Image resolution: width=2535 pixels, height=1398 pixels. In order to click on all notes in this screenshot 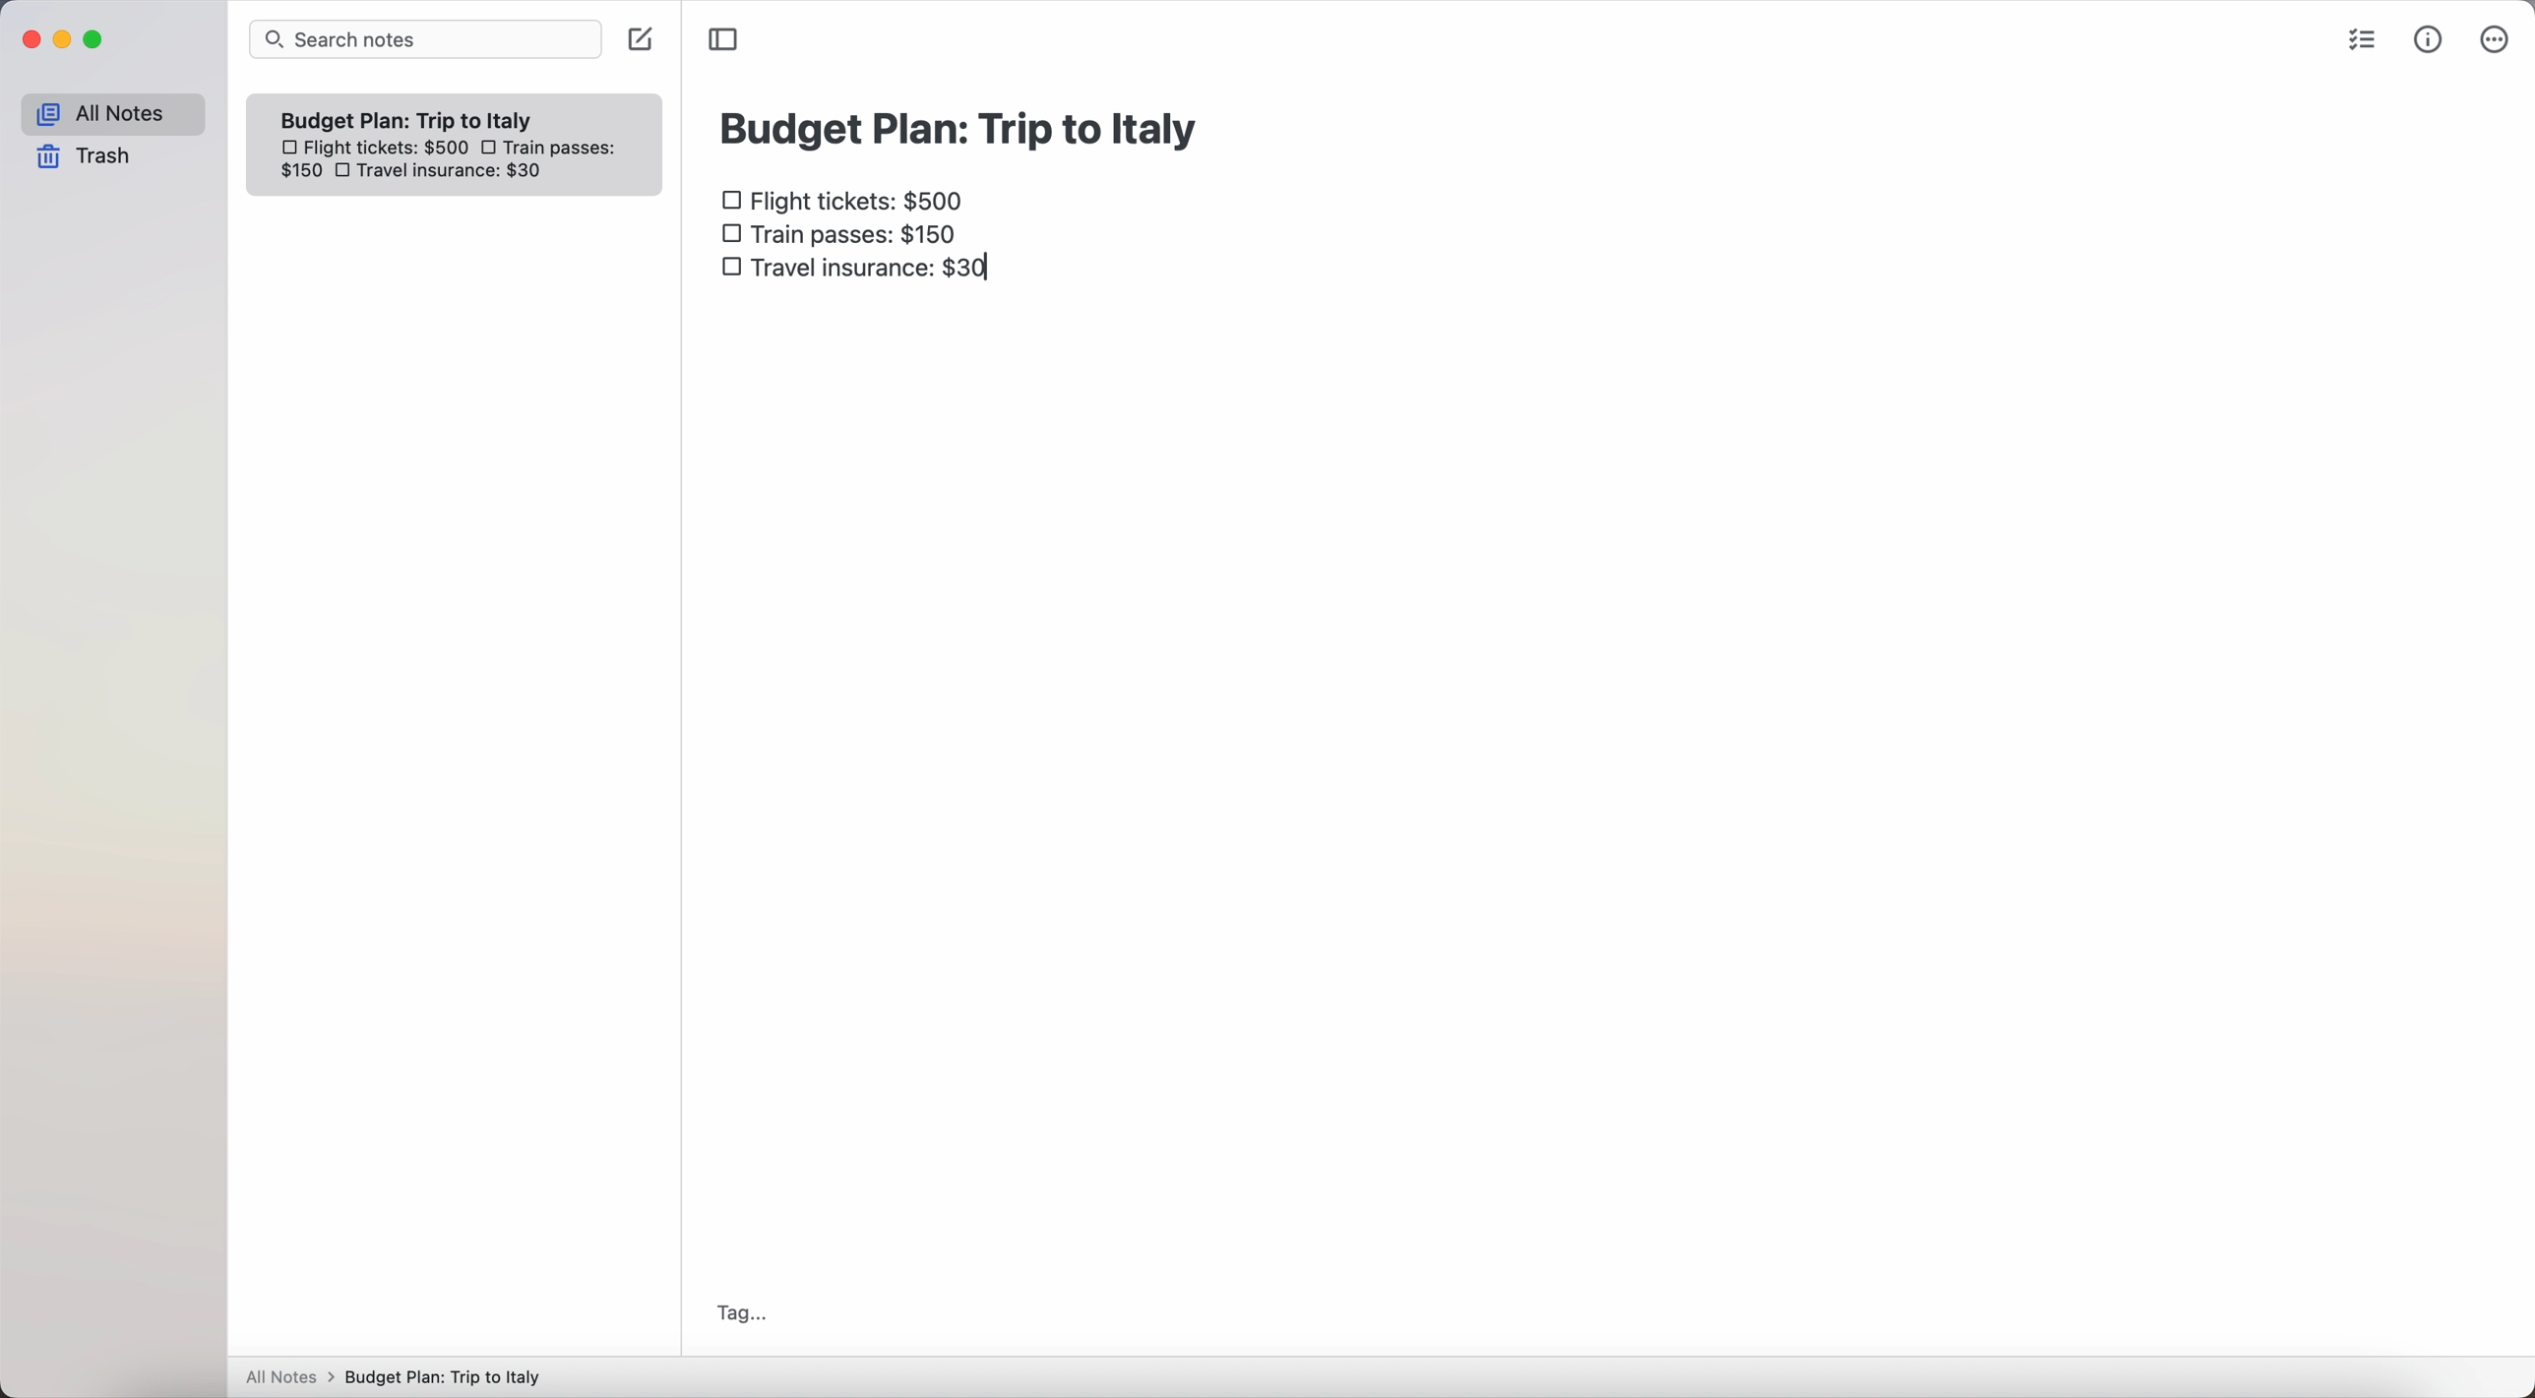, I will do `click(111, 114)`.